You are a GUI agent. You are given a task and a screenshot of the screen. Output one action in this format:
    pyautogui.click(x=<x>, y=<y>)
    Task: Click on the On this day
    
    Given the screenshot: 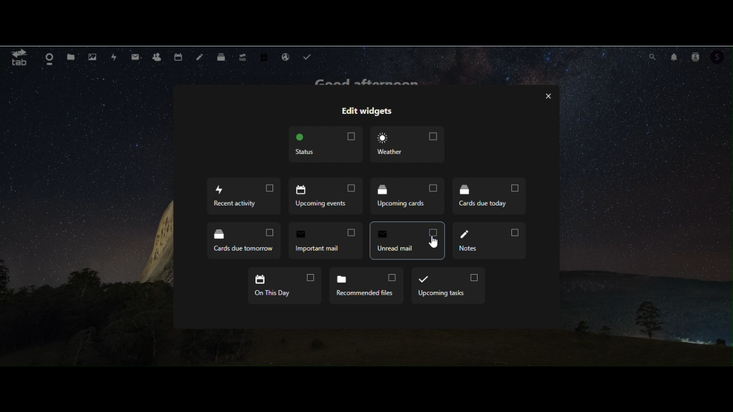 What is the action you would take?
    pyautogui.click(x=286, y=288)
    